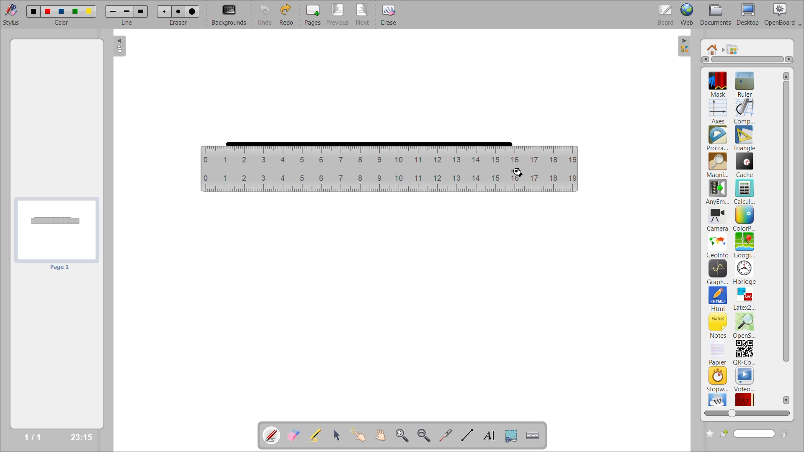  What do you see at coordinates (178, 11) in the screenshot?
I see `eraser 2` at bounding box center [178, 11].